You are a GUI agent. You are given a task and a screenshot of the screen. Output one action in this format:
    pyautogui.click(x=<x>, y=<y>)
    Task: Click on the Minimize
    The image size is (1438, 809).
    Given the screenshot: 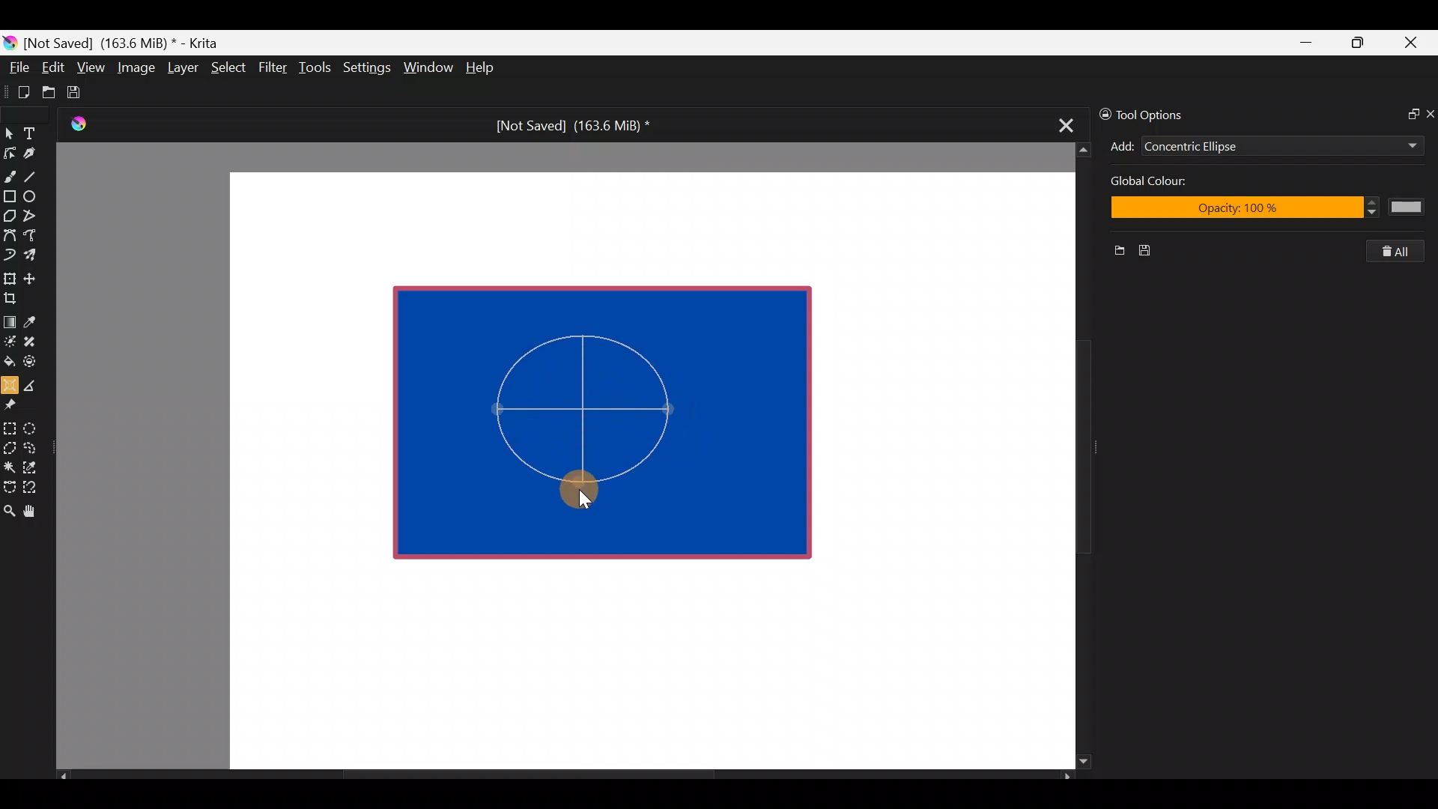 What is the action you would take?
    pyautogui.click(x=1307, y=43)
    